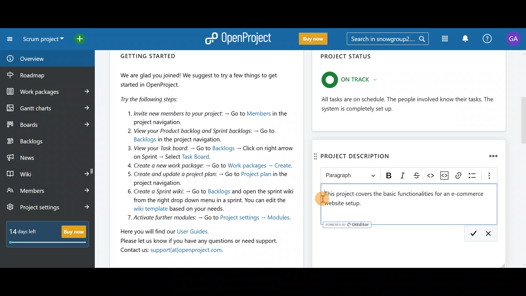 The height and width of the screenshot is (296, 526). Describe the element at coordinates (403, 175) in the screenshot. I see `Italic` at that location.